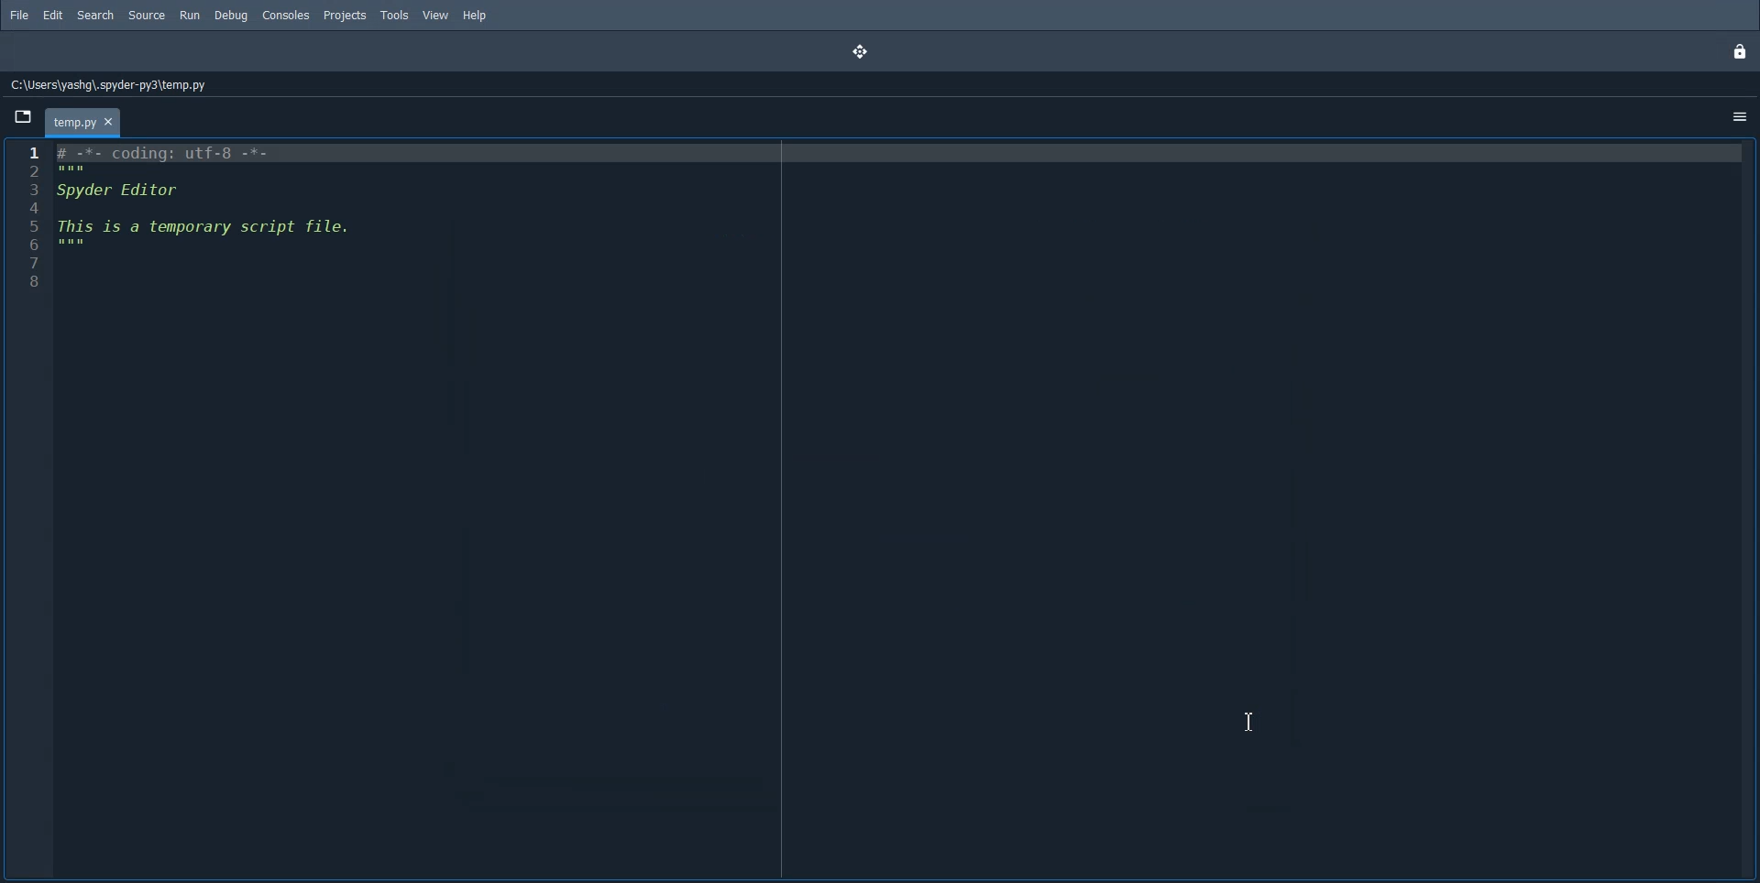 This screenshot has width=1760, height=883. I want to click on Browse tab, so click(22, 116).